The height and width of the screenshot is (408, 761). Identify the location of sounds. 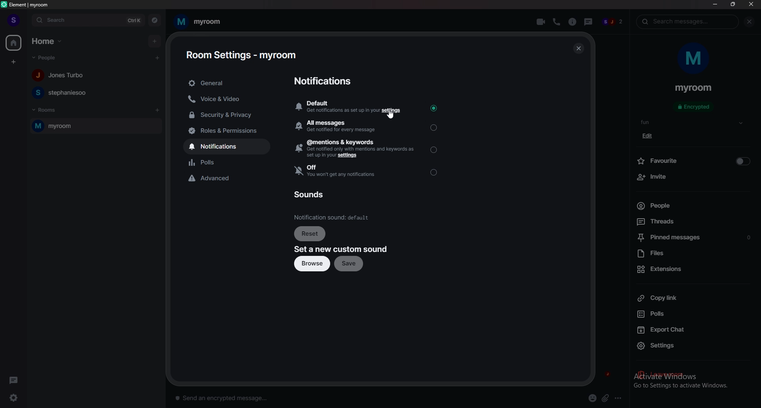
(311, 194).